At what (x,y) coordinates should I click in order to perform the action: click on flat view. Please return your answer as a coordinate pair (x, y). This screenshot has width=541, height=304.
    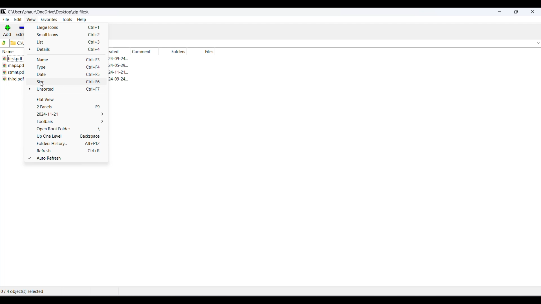
    Looking at the image, I should click on (66, 100).